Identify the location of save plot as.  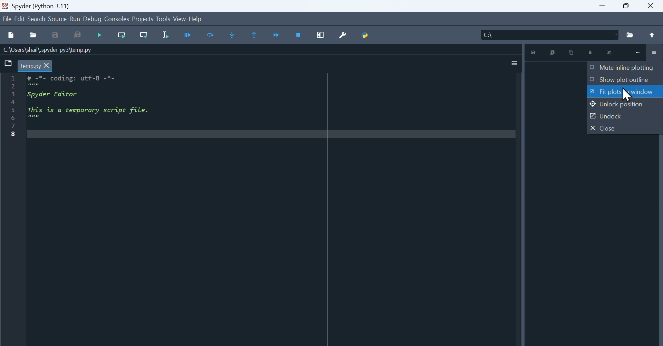
(533, 52).